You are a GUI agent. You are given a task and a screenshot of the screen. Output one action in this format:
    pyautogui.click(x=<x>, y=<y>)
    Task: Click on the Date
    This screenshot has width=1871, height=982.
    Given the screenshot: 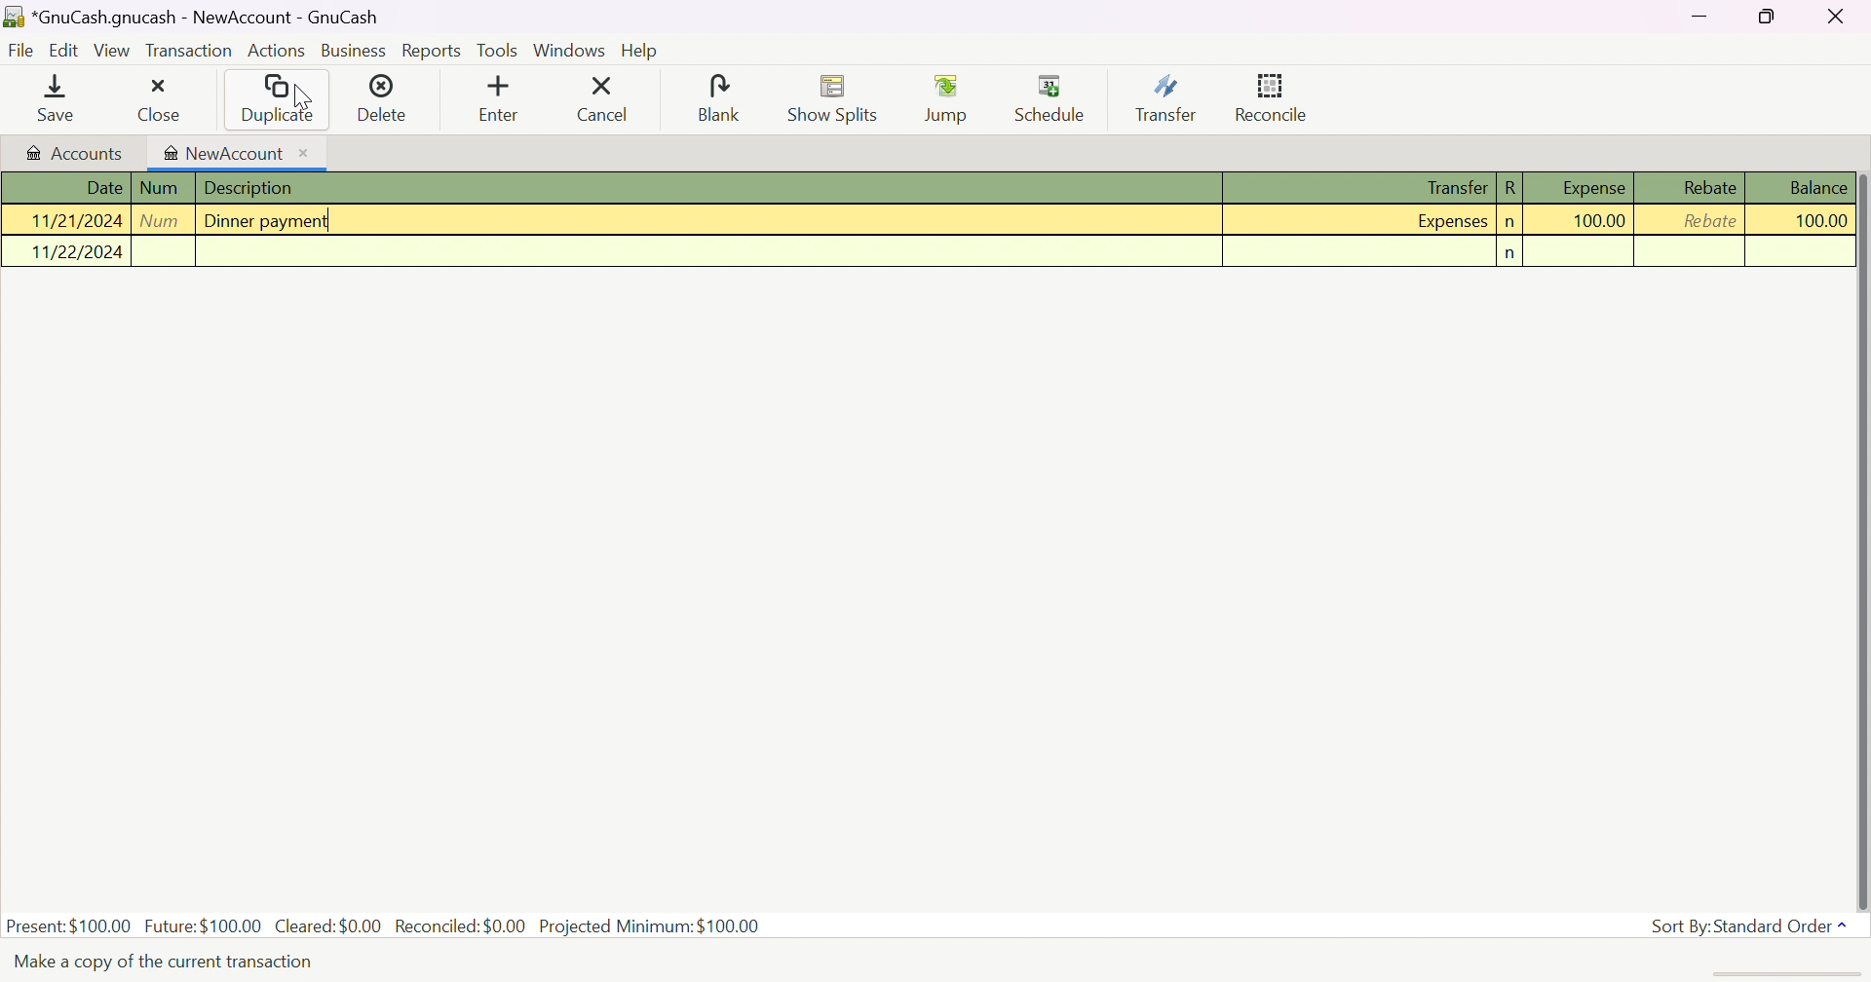 What is the action you would take?
    pyautogui.click(x=102, y=188)
    